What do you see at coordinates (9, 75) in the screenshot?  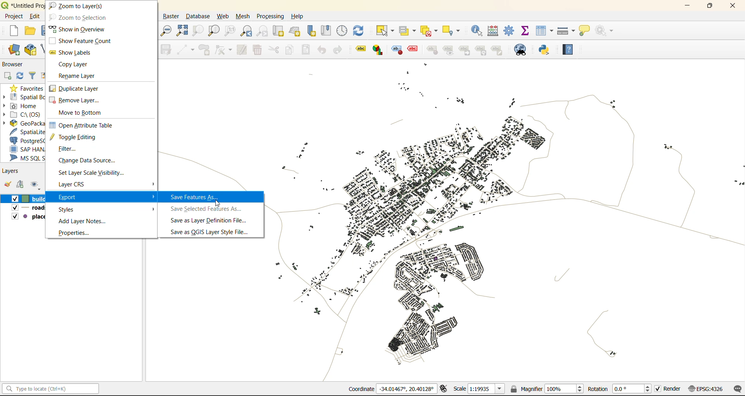 I see `add` at bounding box center [9, 75].